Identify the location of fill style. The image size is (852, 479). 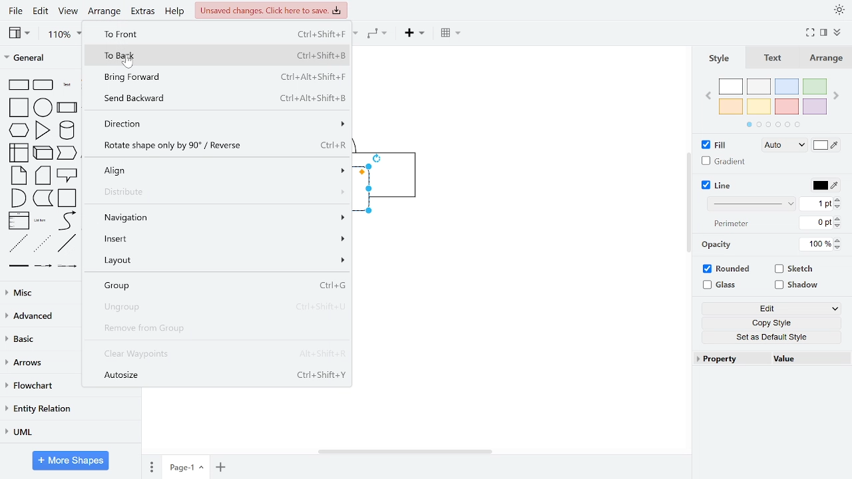
(784, 146).